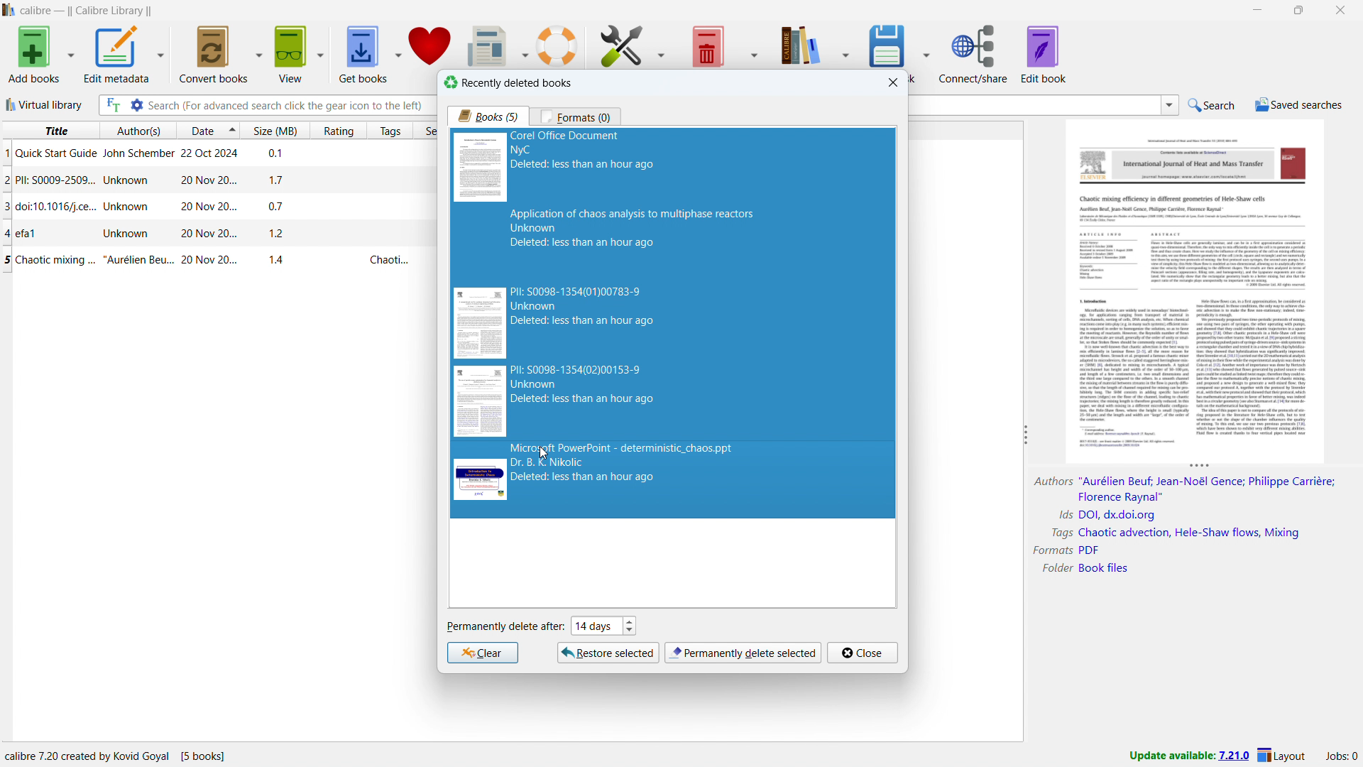 This screenshot has width=1363, height=767. I want to click on double click to open book details window, so click(1197, 289).